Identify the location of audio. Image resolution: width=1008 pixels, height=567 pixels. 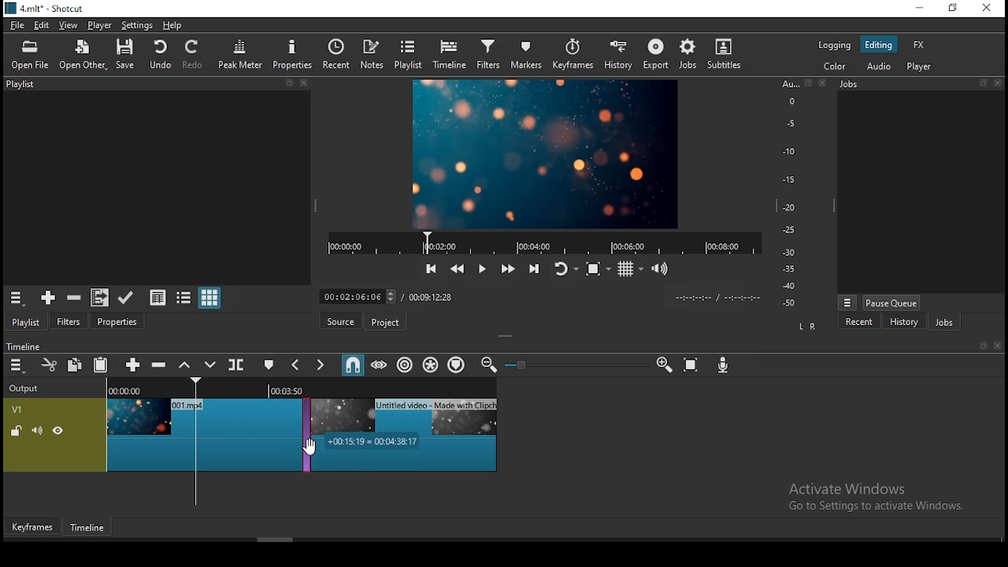
(882, 66).